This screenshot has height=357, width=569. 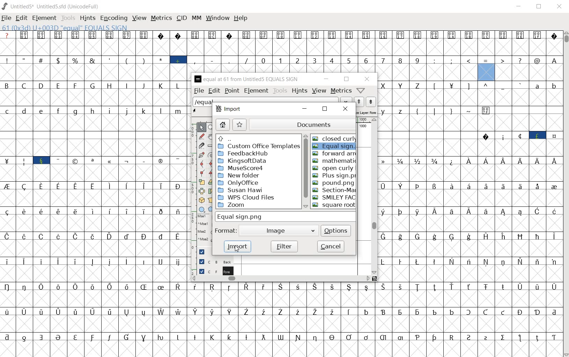 What do you see at coordinates (211, 137) in the screenshot?
I see `scroll by hand` at bounding box center [211, 137].